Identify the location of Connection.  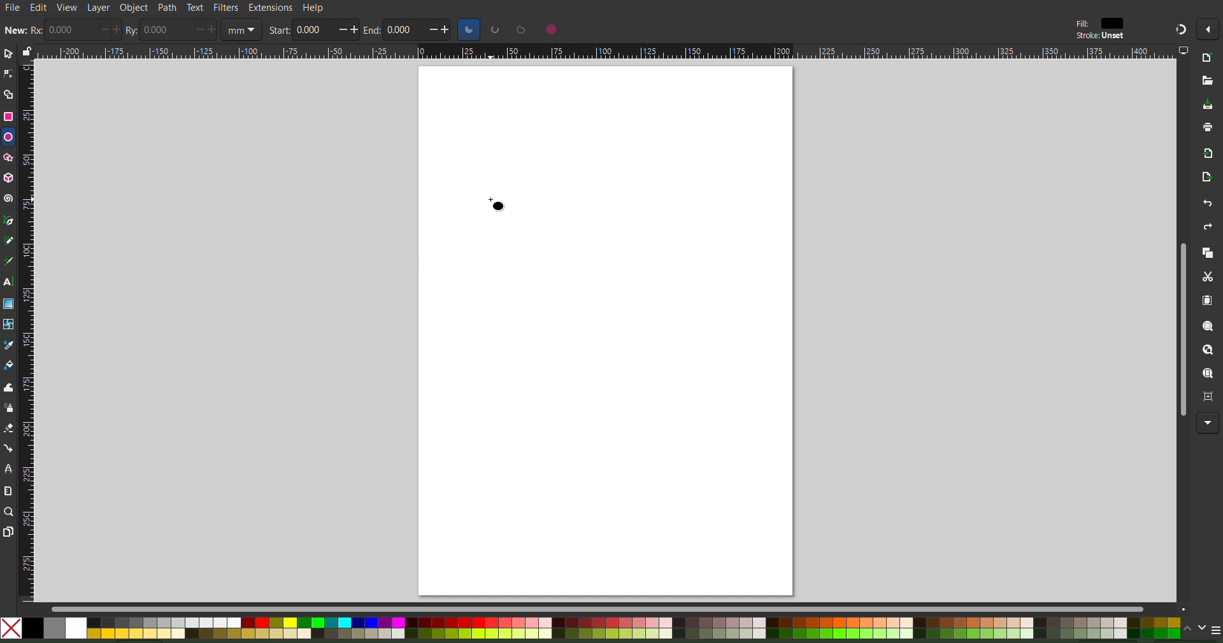
(8, 449).